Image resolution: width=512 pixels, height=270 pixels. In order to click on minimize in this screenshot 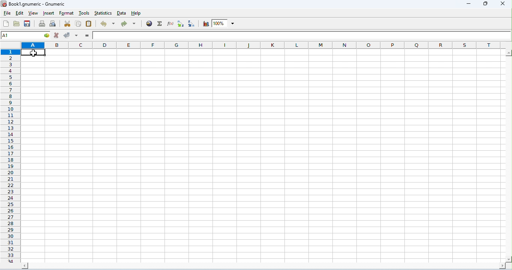, I will do `click(469, 4)`.